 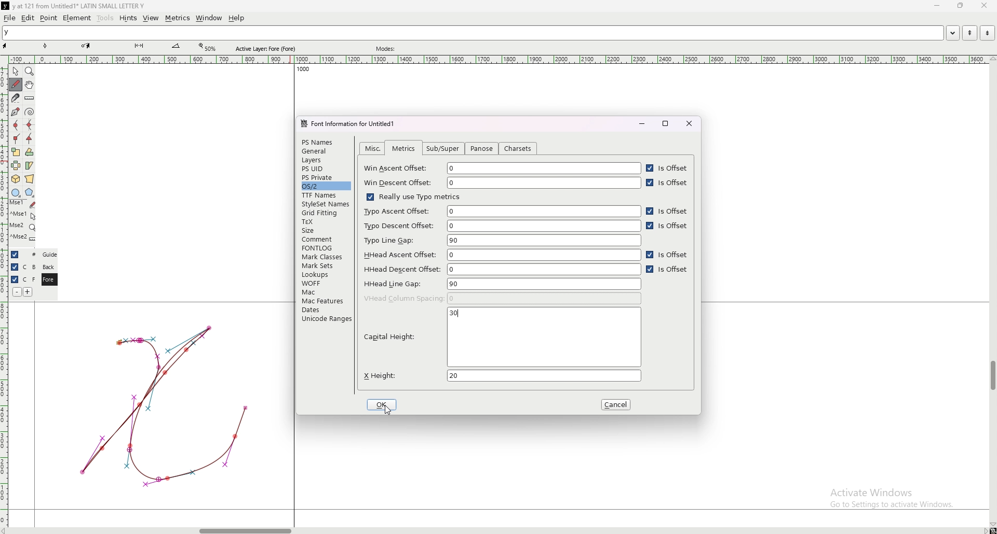 I want to click on point, so click(x=49, y=18).